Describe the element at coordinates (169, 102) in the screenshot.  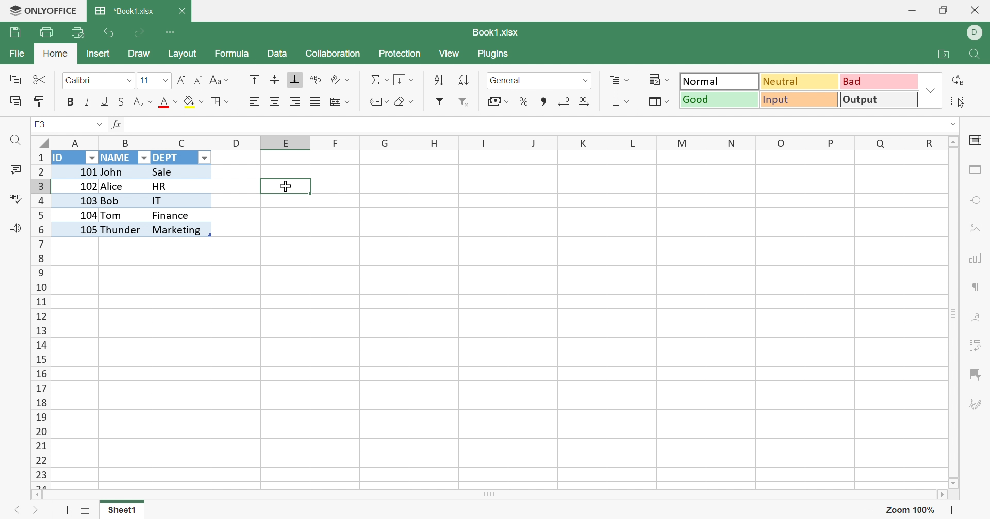
I see `Font color` at that location.